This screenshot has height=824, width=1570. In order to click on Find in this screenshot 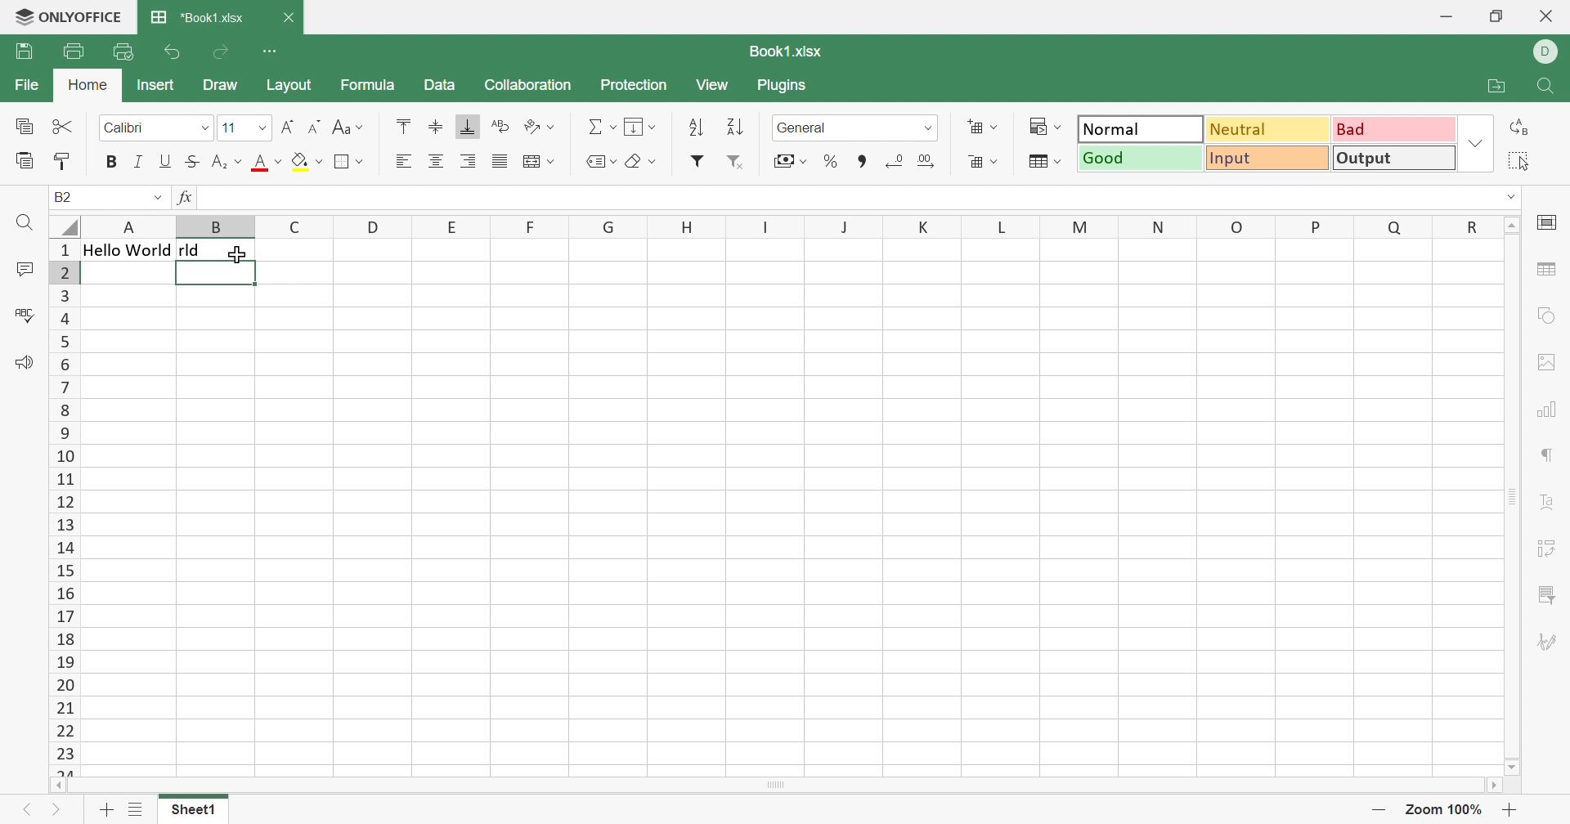, I will do `click(1550, 86)`.